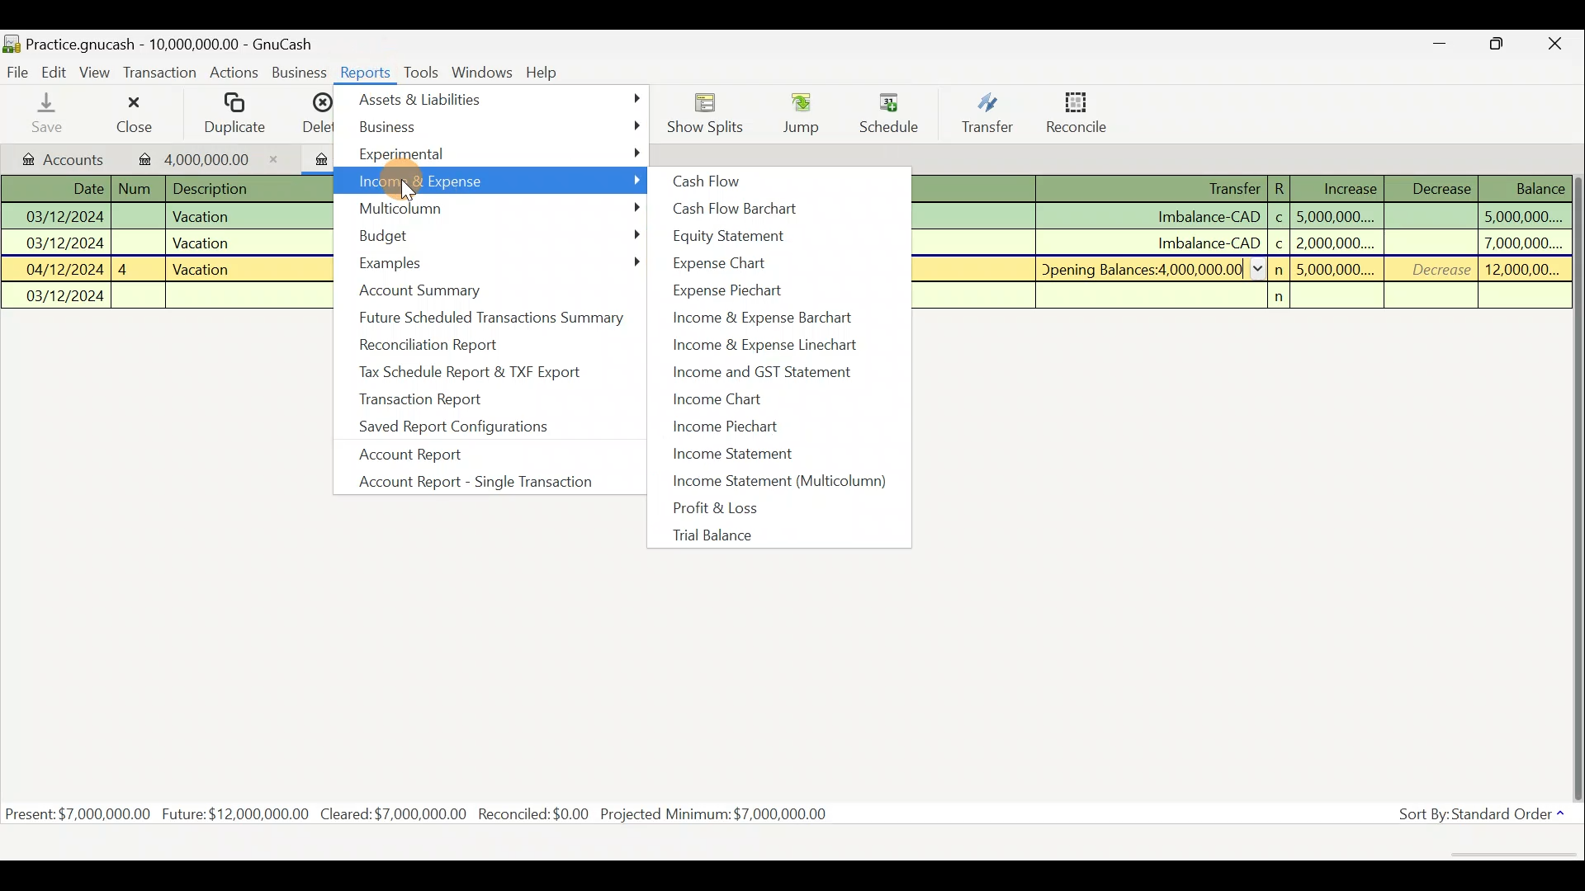 This screenshot has width=1585, height=891. What do you see at coordinates (802, 110) in the screenshot?
I see `Jump` at bounding box center [802, 110].